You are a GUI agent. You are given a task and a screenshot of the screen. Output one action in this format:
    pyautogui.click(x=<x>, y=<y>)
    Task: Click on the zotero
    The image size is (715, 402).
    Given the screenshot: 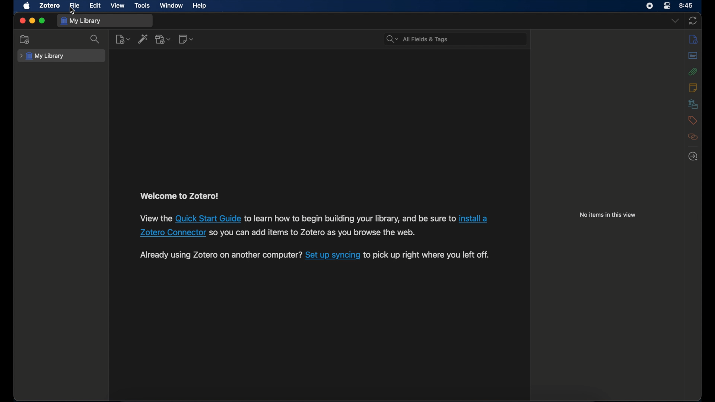 What is the action you would take?
    pyautogui.click(x=49, y=6)
    